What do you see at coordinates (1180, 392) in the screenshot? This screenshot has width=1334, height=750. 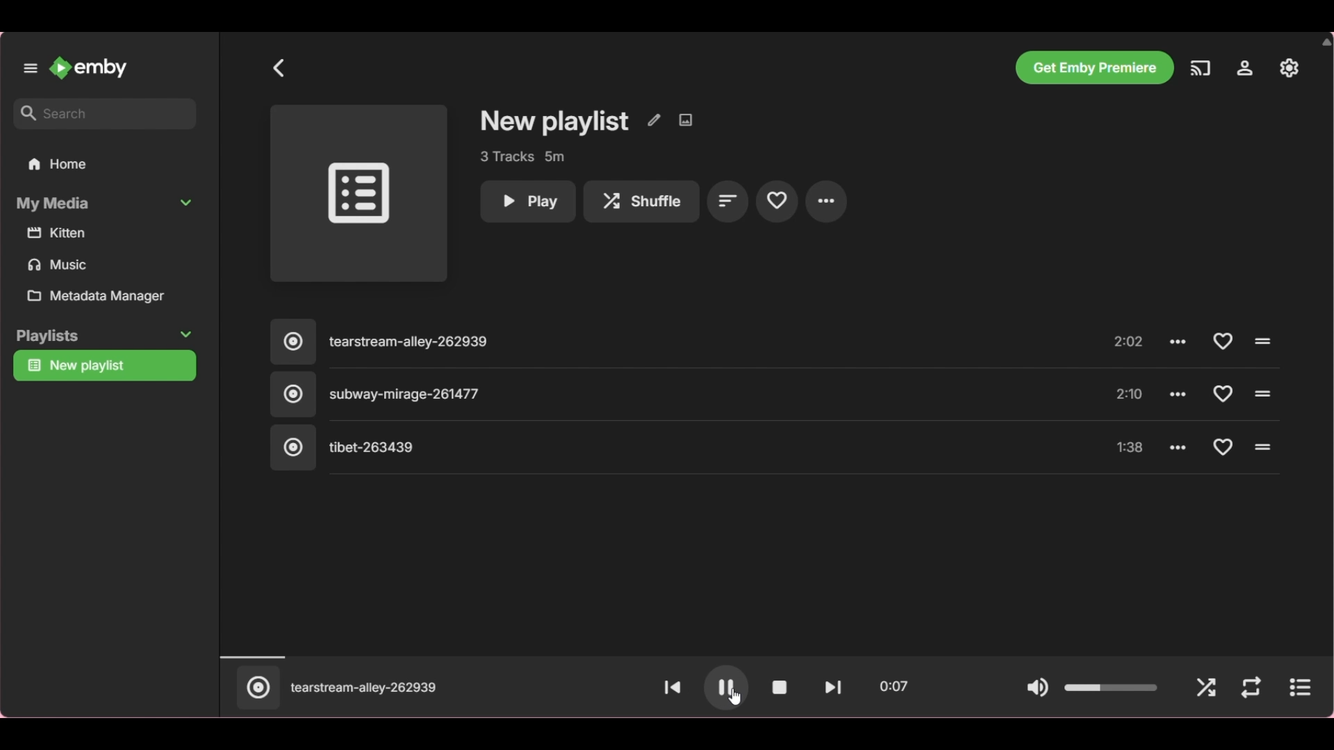 I see `Click to see more options for  song` at bounding box center [1180, 392].